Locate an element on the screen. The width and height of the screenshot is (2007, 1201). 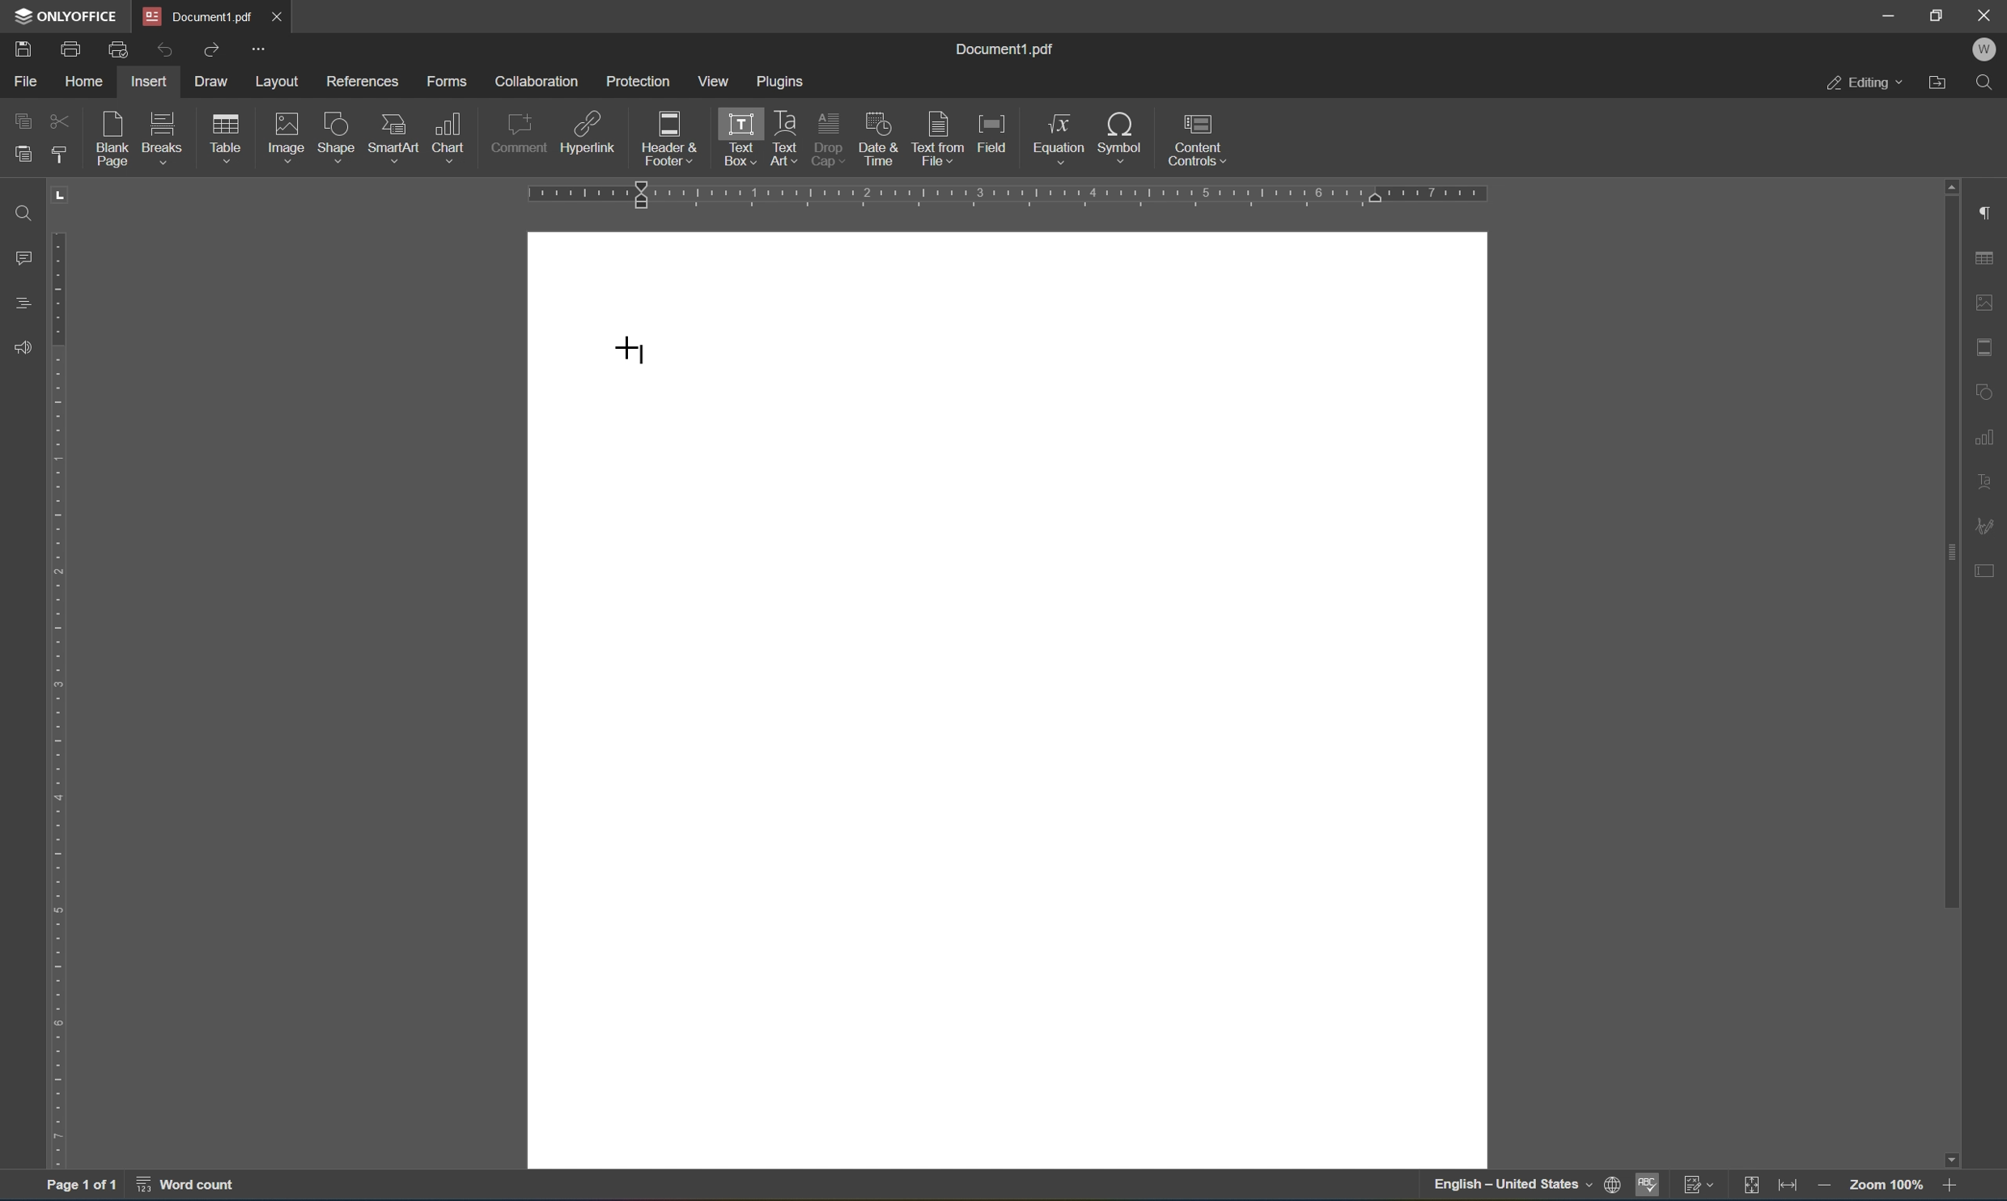
Shape settings is located at coordinates (1986, 390).